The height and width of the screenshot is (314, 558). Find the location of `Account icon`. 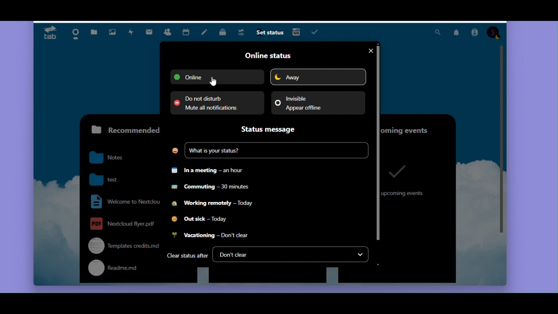

Account icon is located at coordinates (494, 33).